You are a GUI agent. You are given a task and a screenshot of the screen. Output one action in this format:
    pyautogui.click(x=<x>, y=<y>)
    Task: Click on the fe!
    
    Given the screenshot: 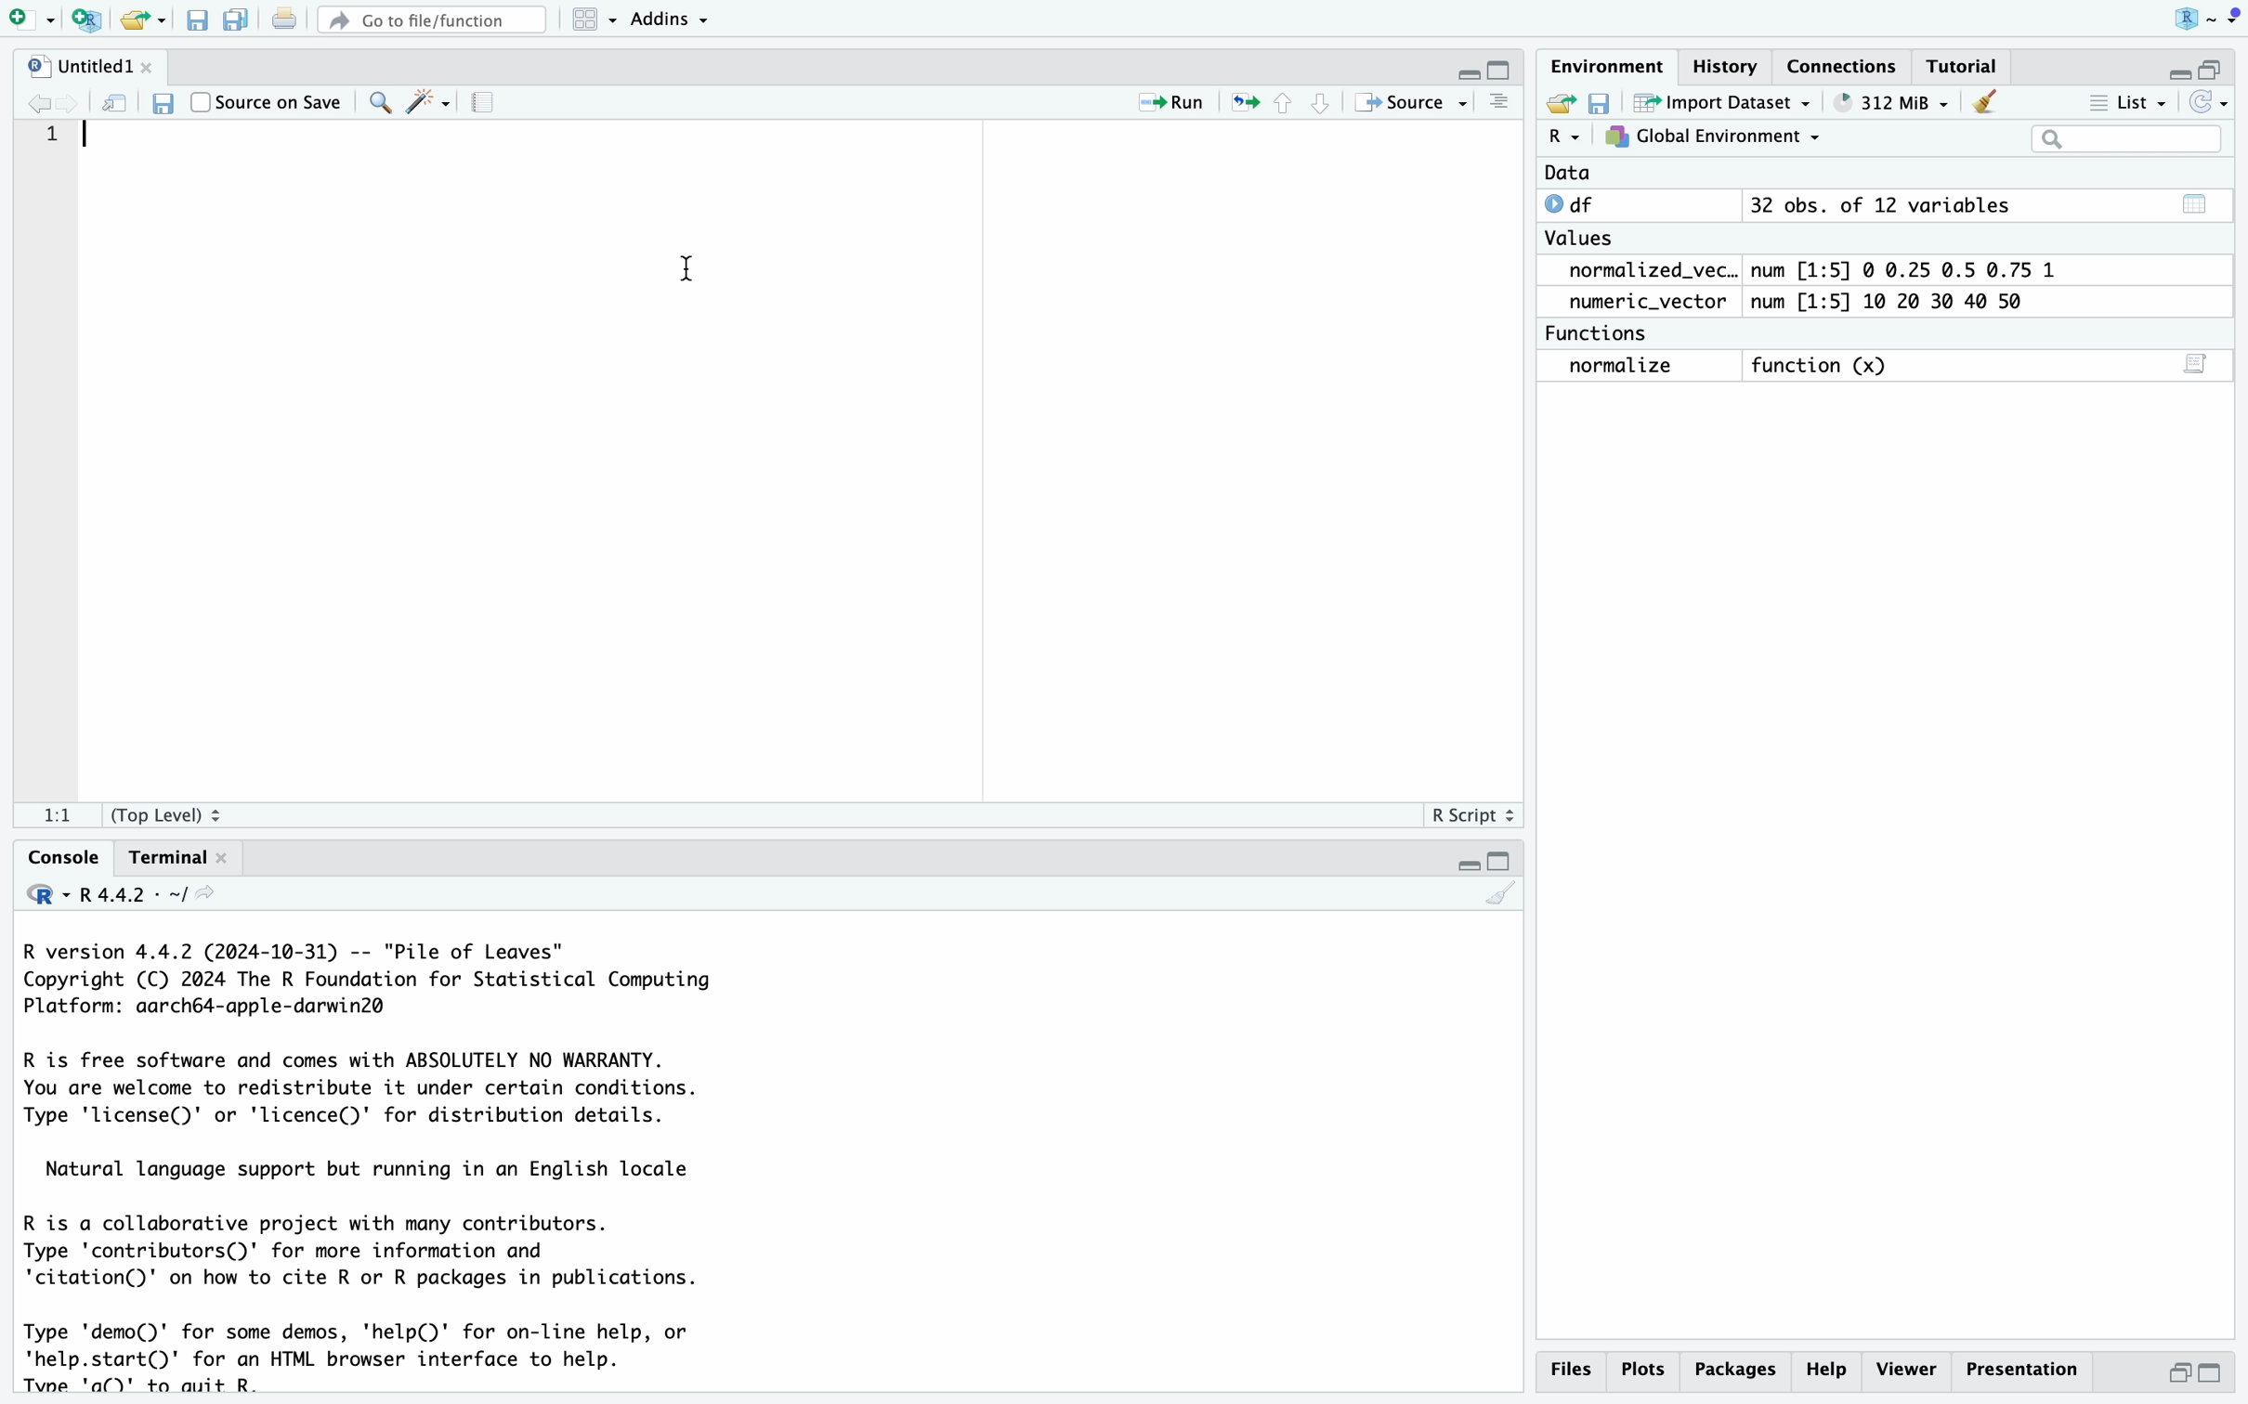 What is the action you would take?
    pyautogui.click(x=58, y=813)
    